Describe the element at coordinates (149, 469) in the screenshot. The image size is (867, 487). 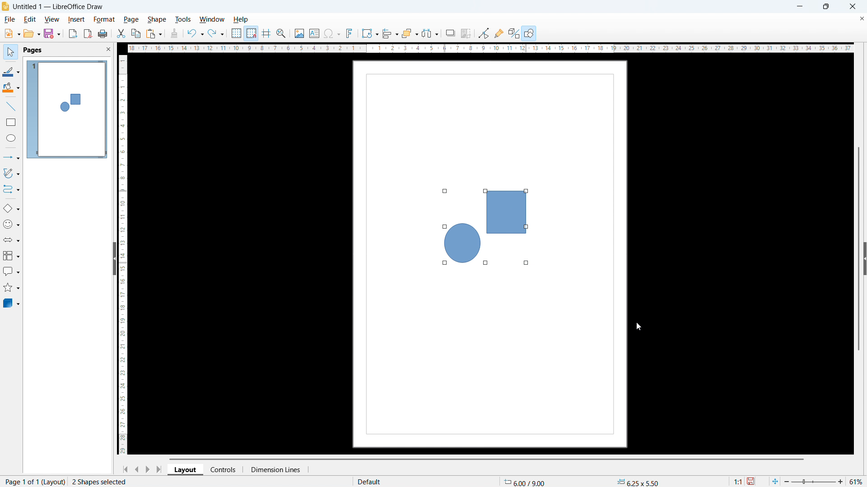
I see `next page` at that location.